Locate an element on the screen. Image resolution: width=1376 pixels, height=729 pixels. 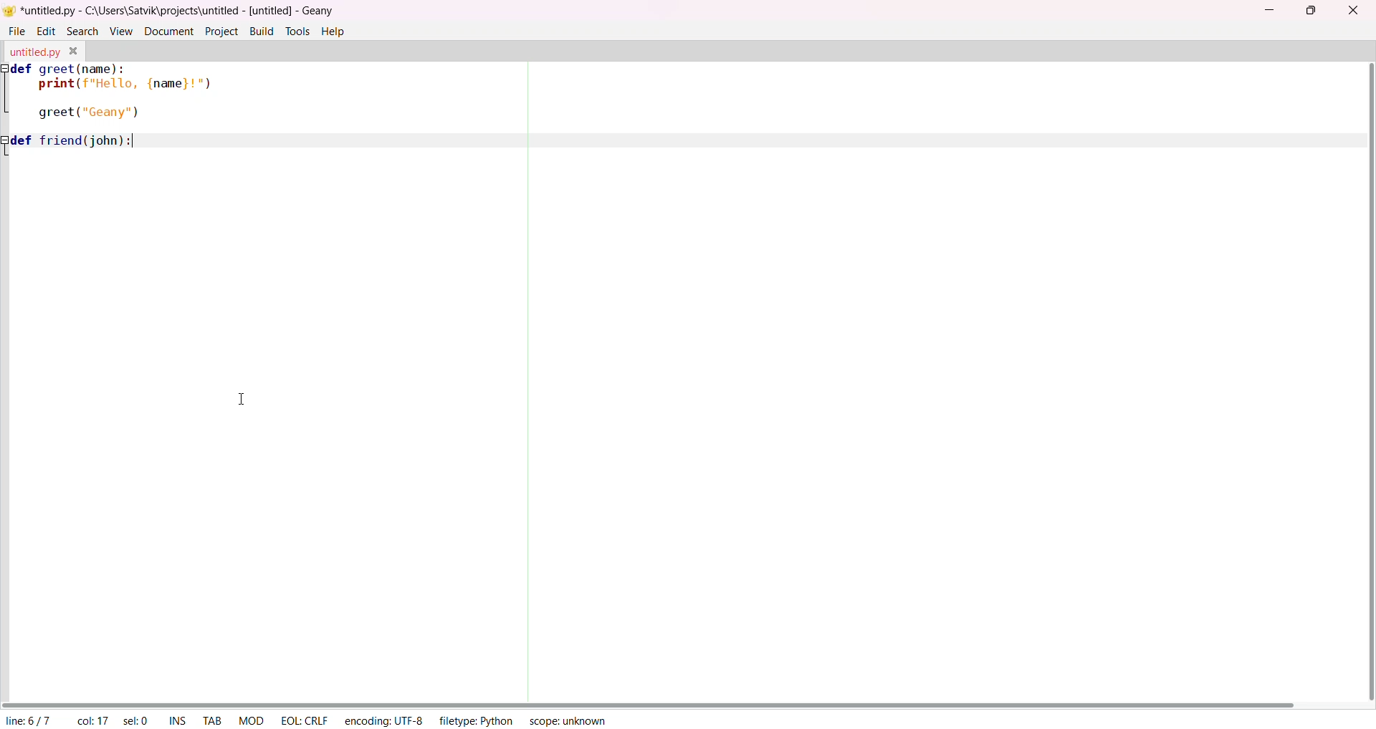
untitled.py is located at coordinates (34, 53).